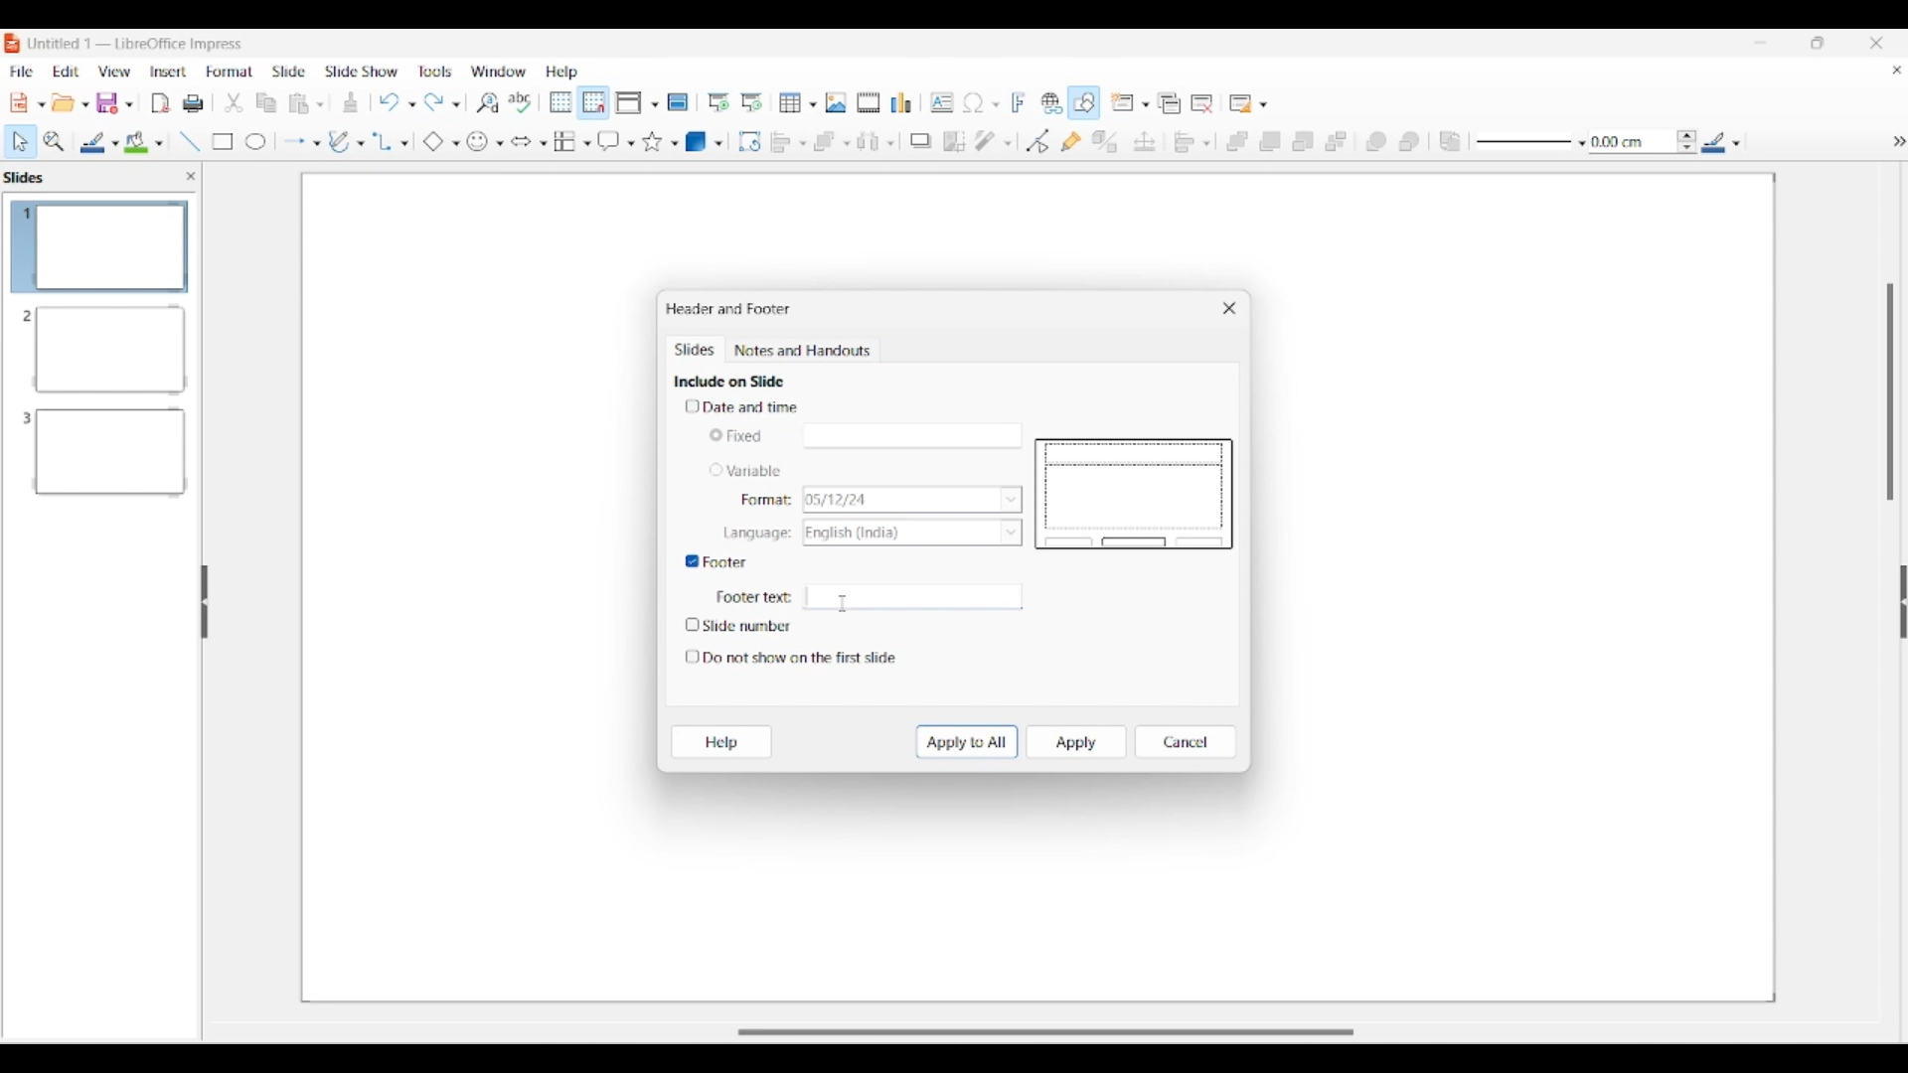 Image resolution: width=1908 pixels, height=1073 pixels. Describe the element at coordinates (869, 102) in the screenshot. I see `Insert audio/video` at that location.